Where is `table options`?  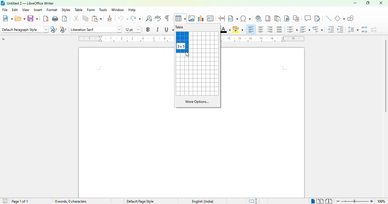 table options is located at coordinates (197, 77).